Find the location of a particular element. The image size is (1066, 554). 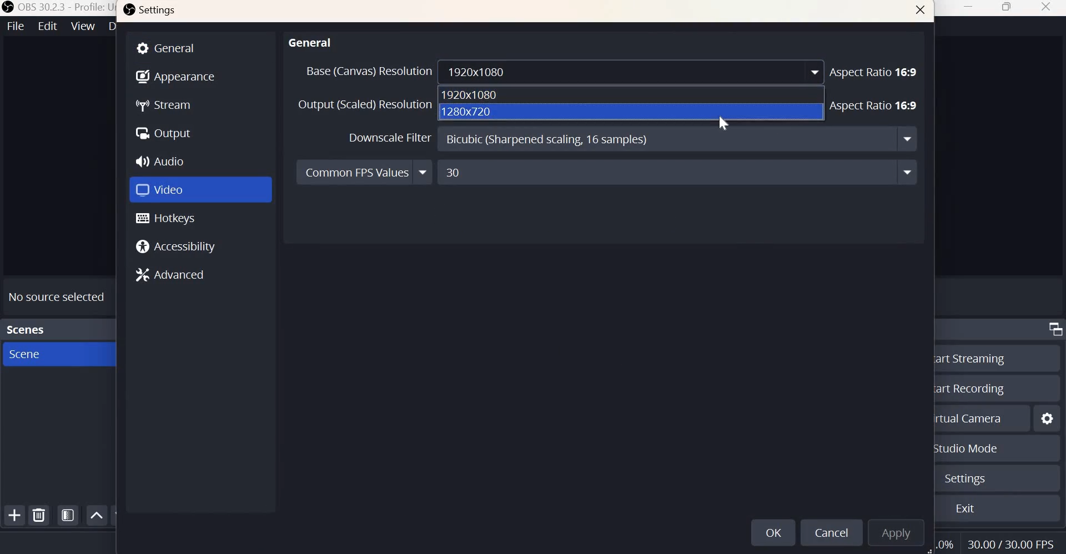

Output (scaled) Resolution is located at coordinates (365, 106).